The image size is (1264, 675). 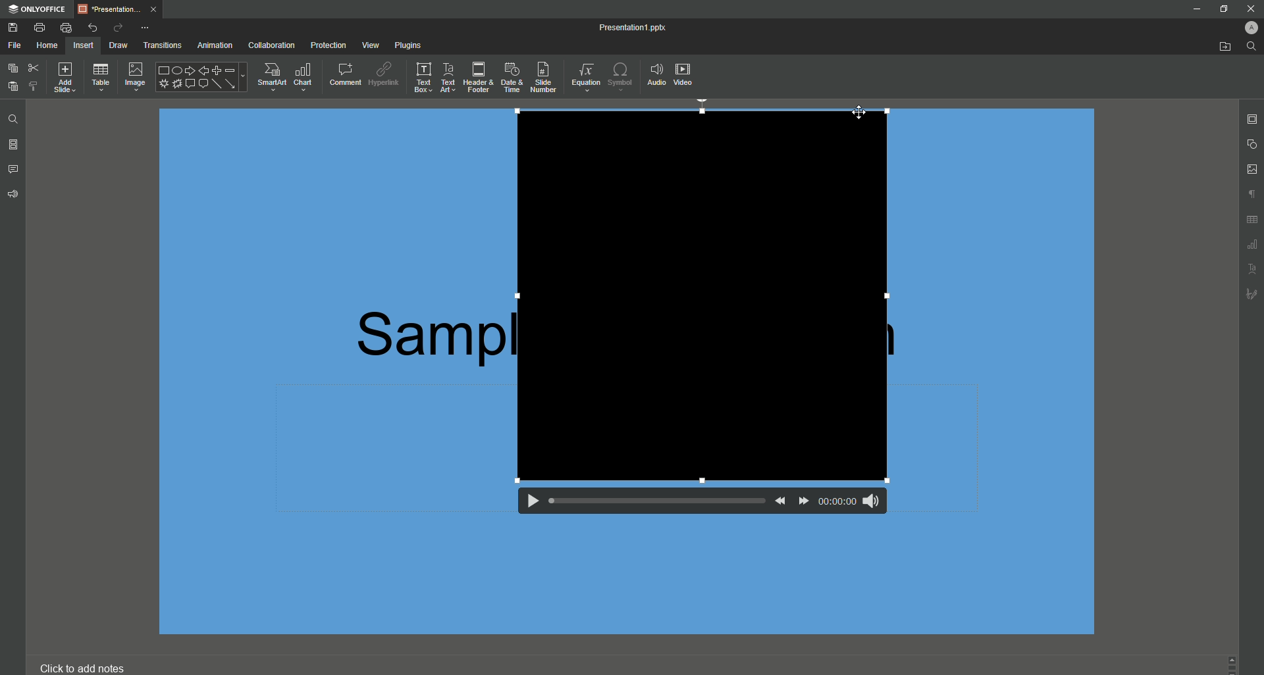 What do you see at coordinates (12, 87) in the screenshot?
I see `Paste` at bounding box center [12, 87].